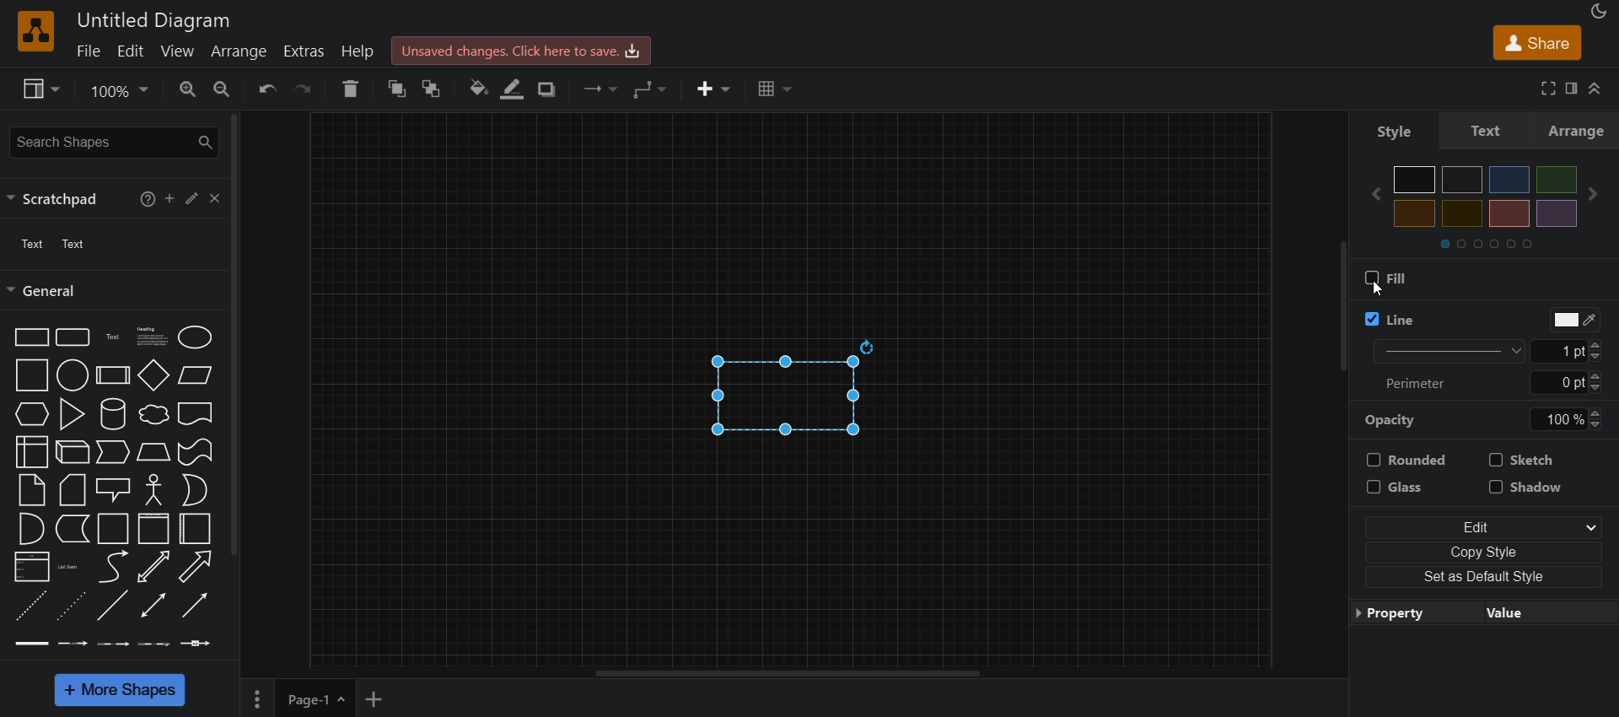 The width and height of the screenshot is (1619, 717). Describe the element at coordinates (112, 415) in the screenshot. I see `cylinder` at that location.